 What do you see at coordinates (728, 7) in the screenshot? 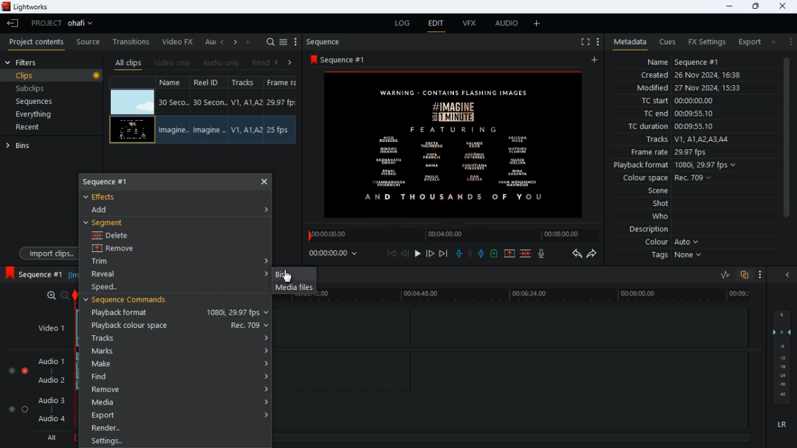
I see `minimize` at bounding box center [728, 7].